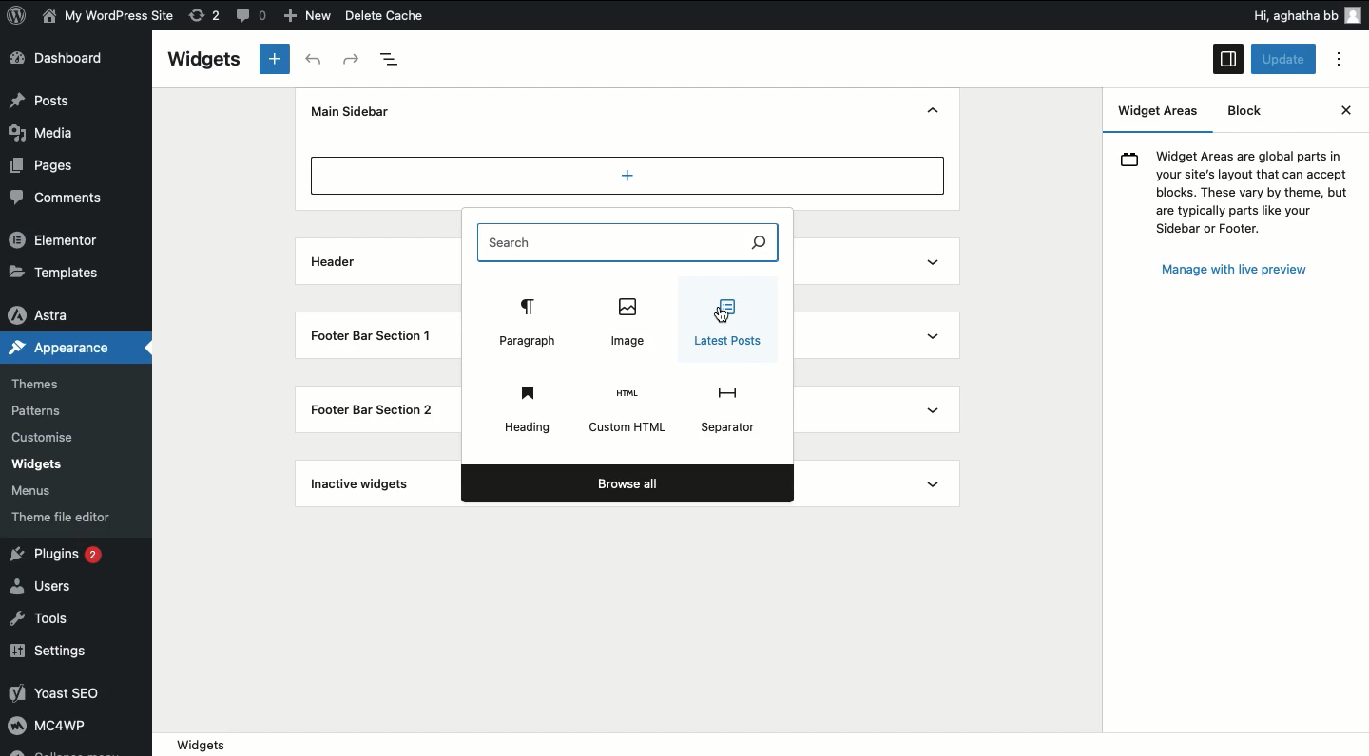 The image size is (1369, 756). Describe the element at coordinates (1236, 192) in the screenshot. I see `(5 Widget Areas are global parts in
your site's layout that can accept
blocks. These vary by theme, but
are typically parts like your
Sidebar or Footer.` at that location.